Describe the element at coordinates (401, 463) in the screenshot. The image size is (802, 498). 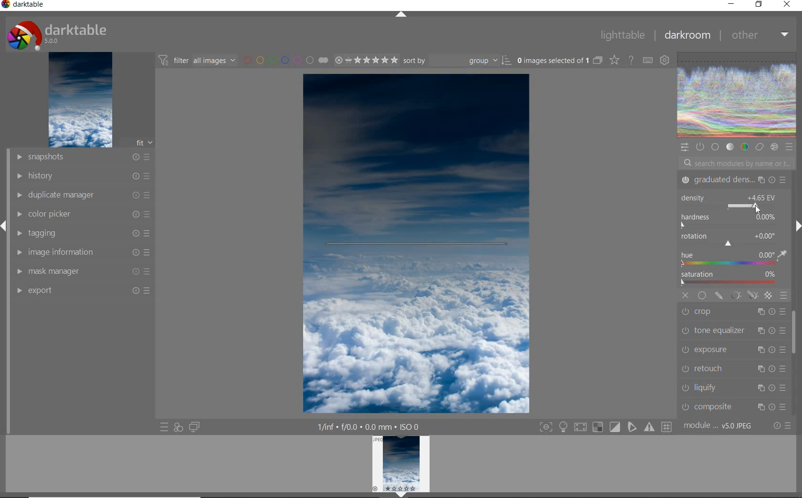
I see `IMAGE PREVIEW` at that location.